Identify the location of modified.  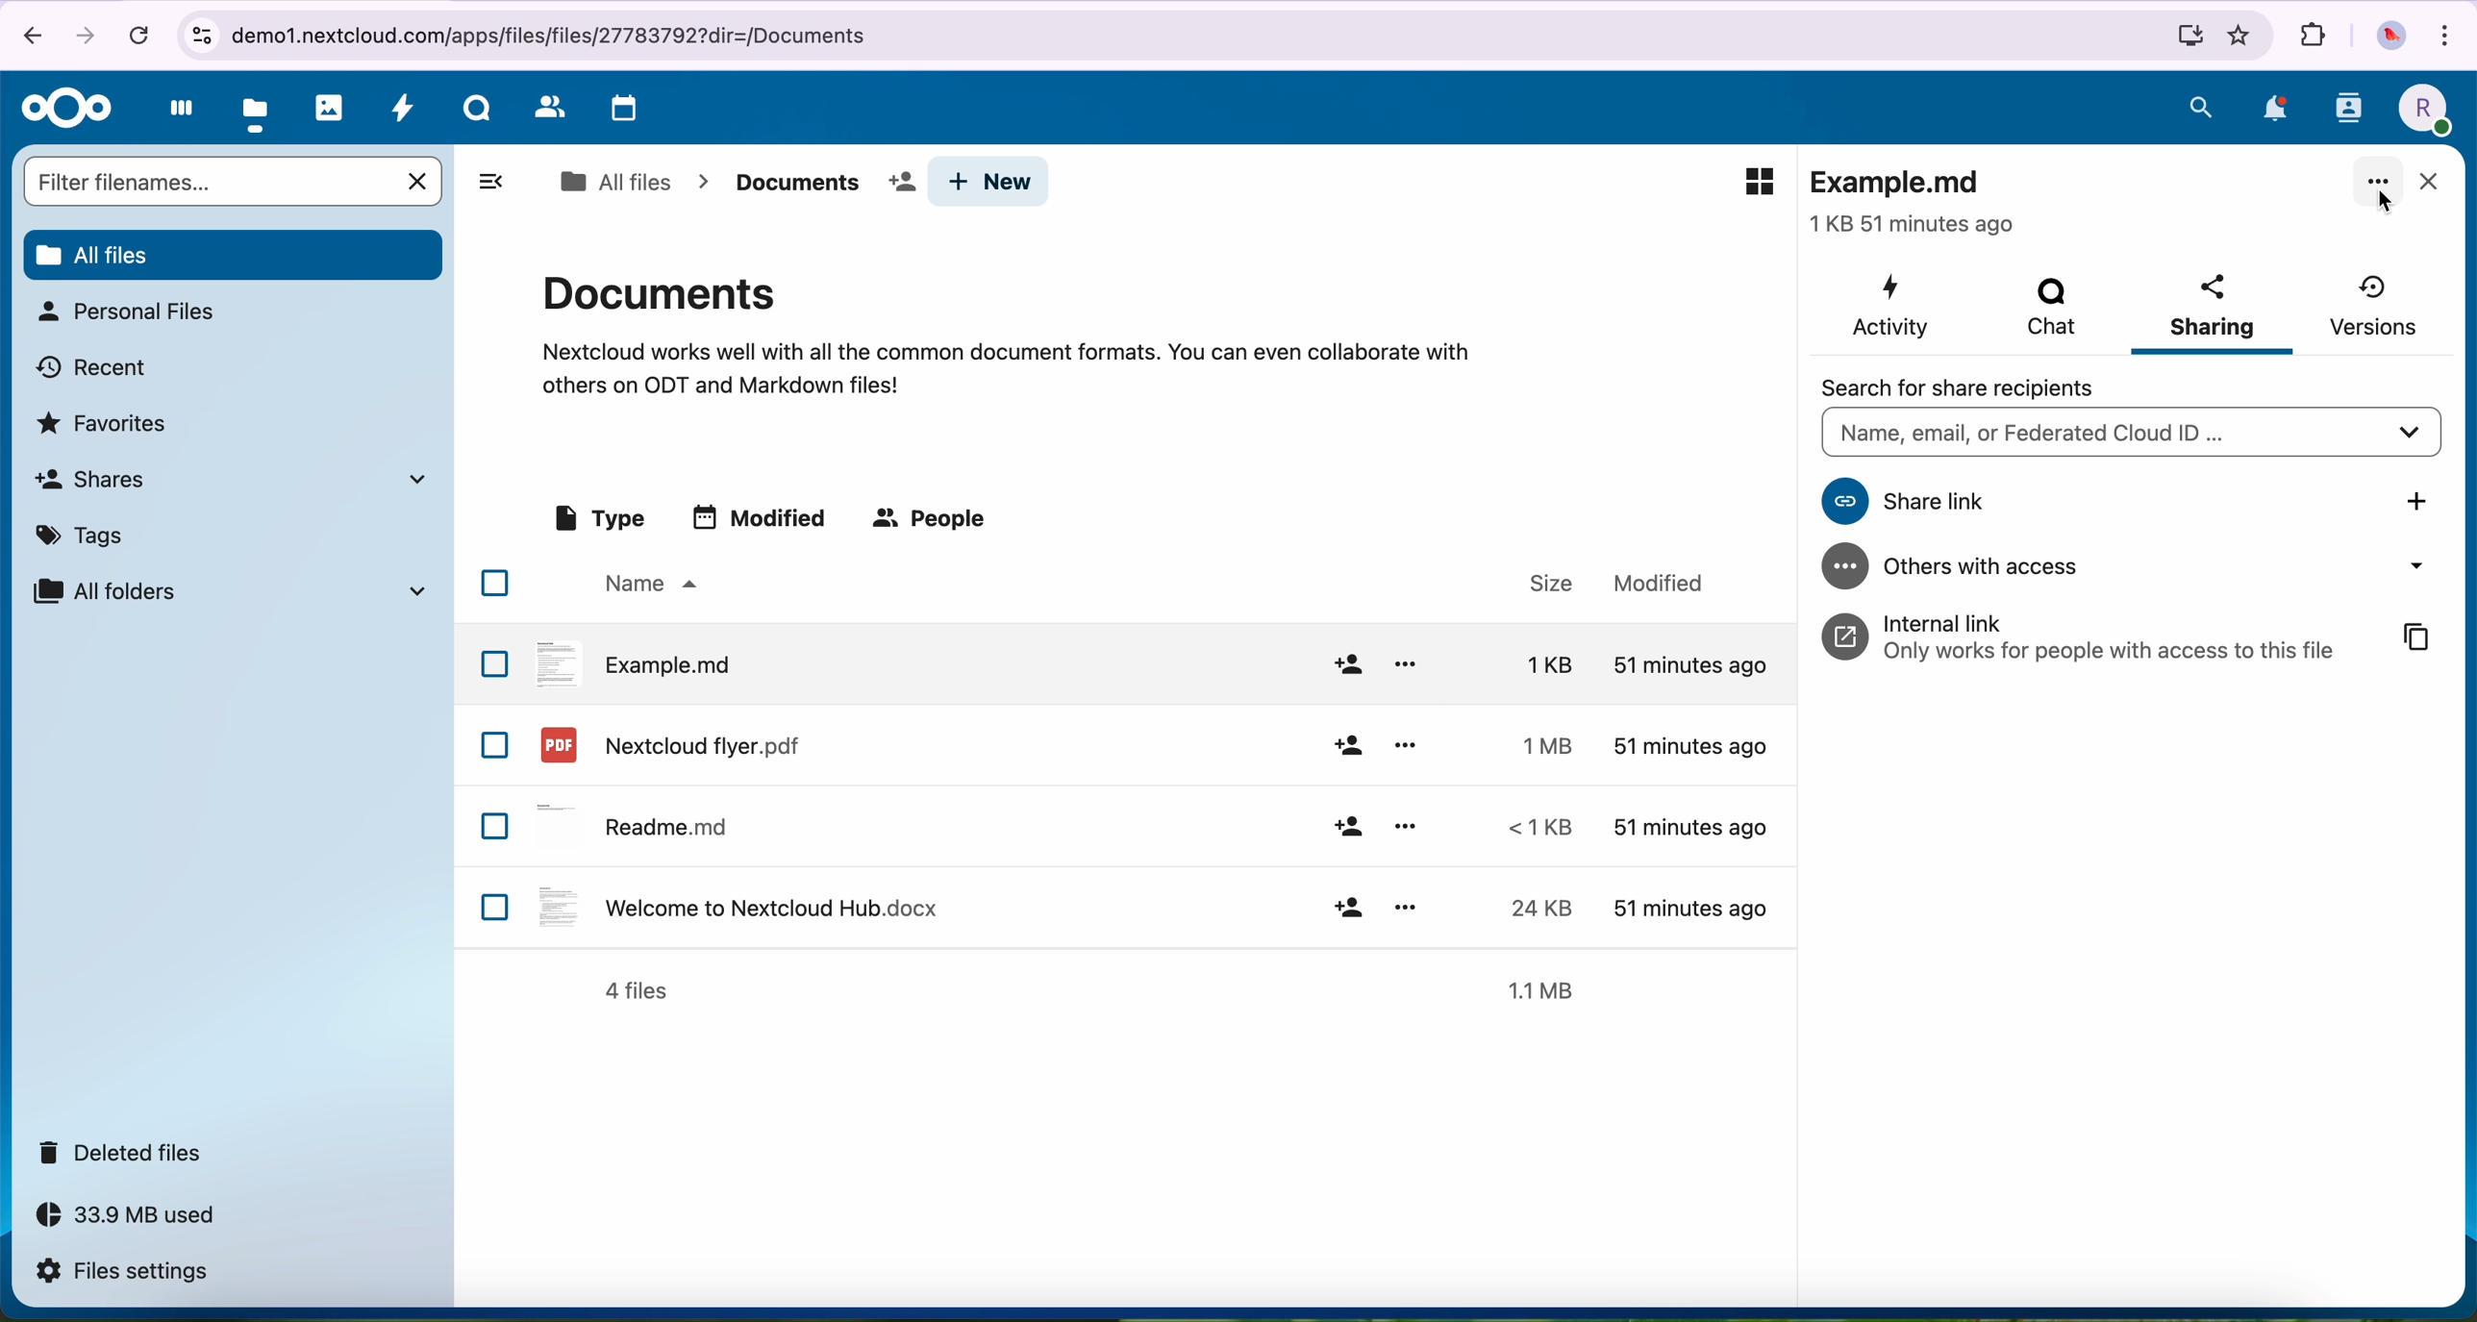
(1660, 584).